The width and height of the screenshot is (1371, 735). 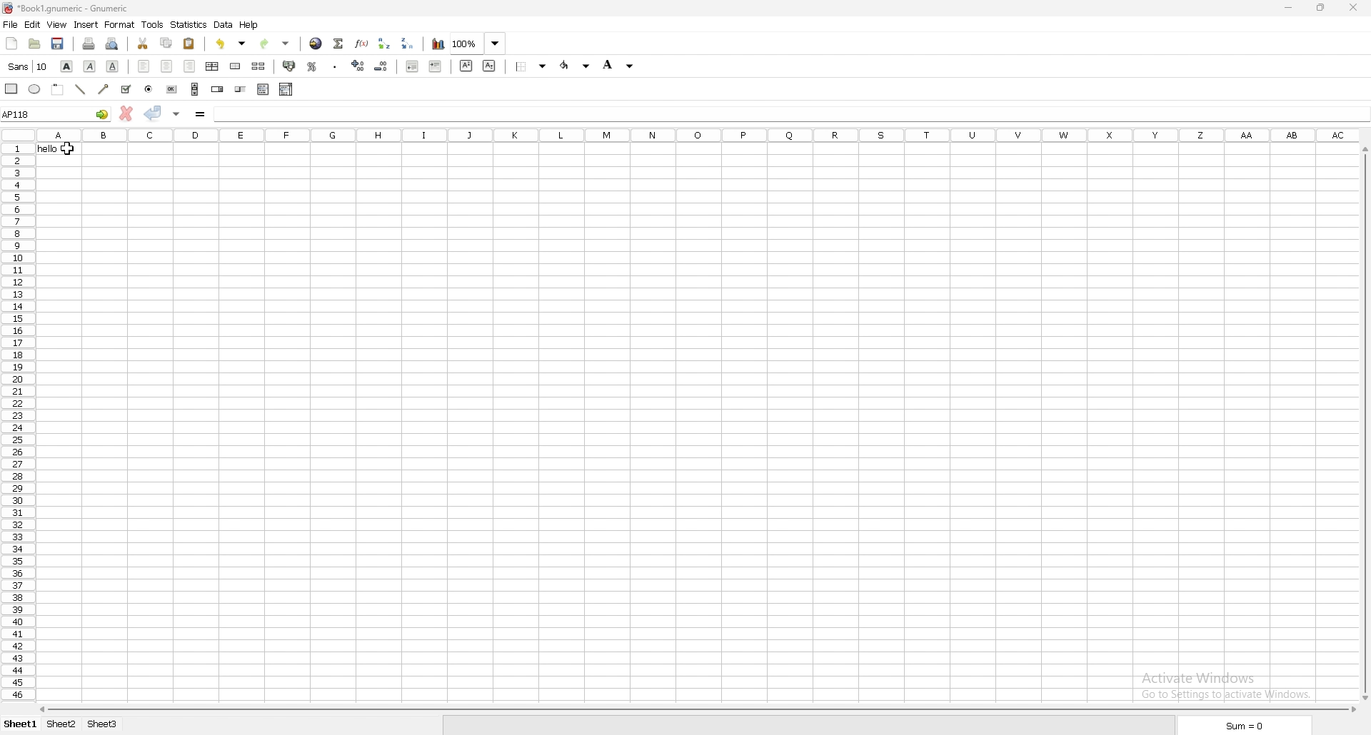 What do you see at coordinates (386, 43) in the screenshot?
I see `sort ascending` at bounding box center [386, 43].